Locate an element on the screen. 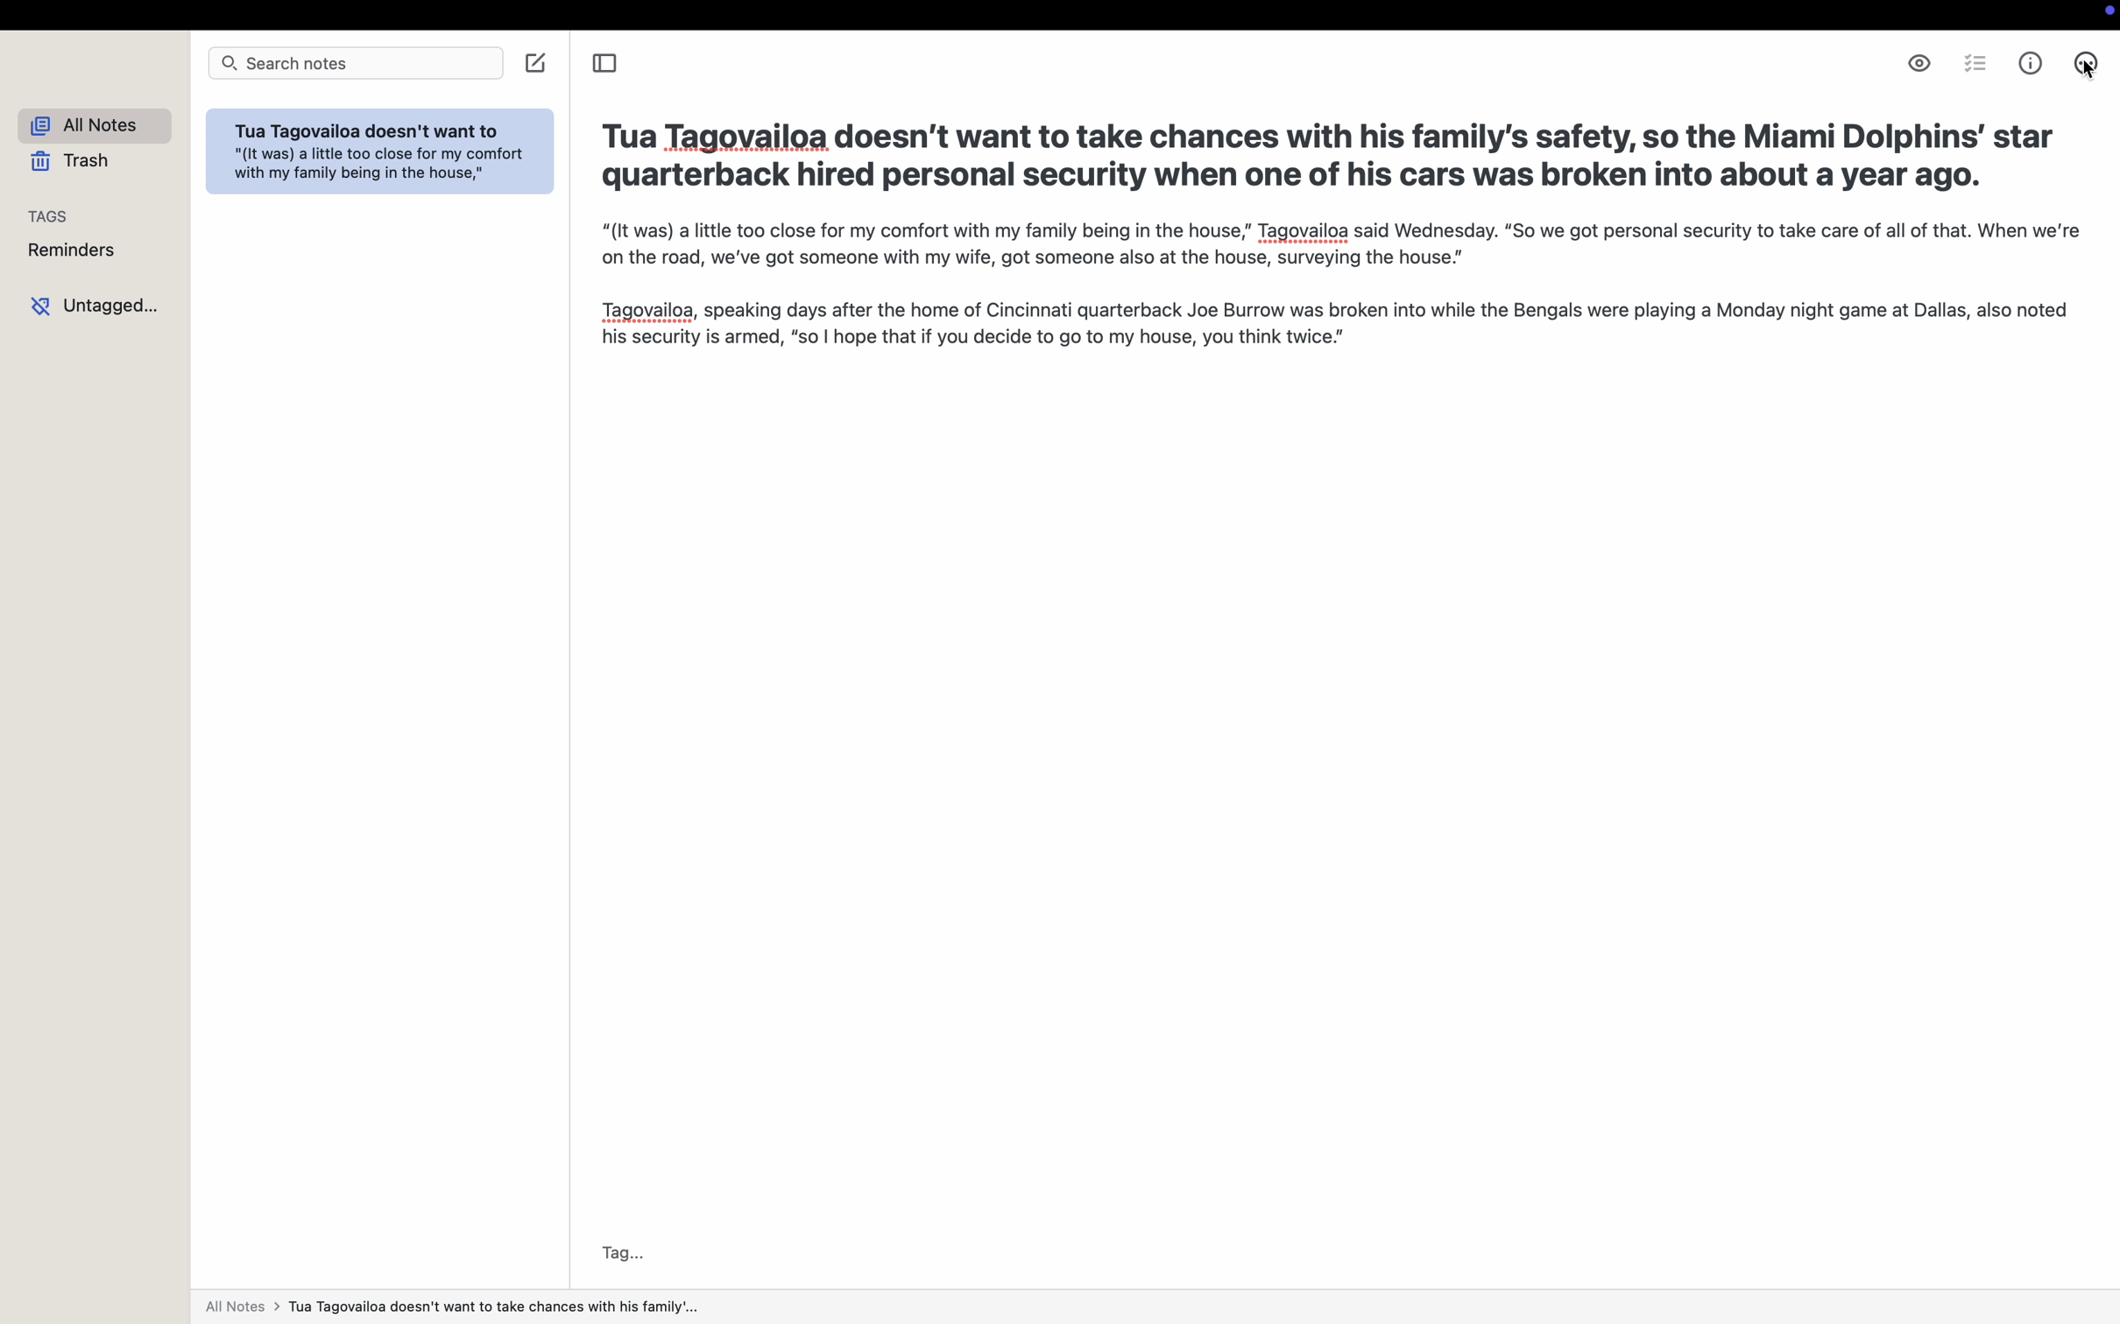 The width and height of the screenshot is (2120, 1324). tag is located at coordinates (624, 1252).